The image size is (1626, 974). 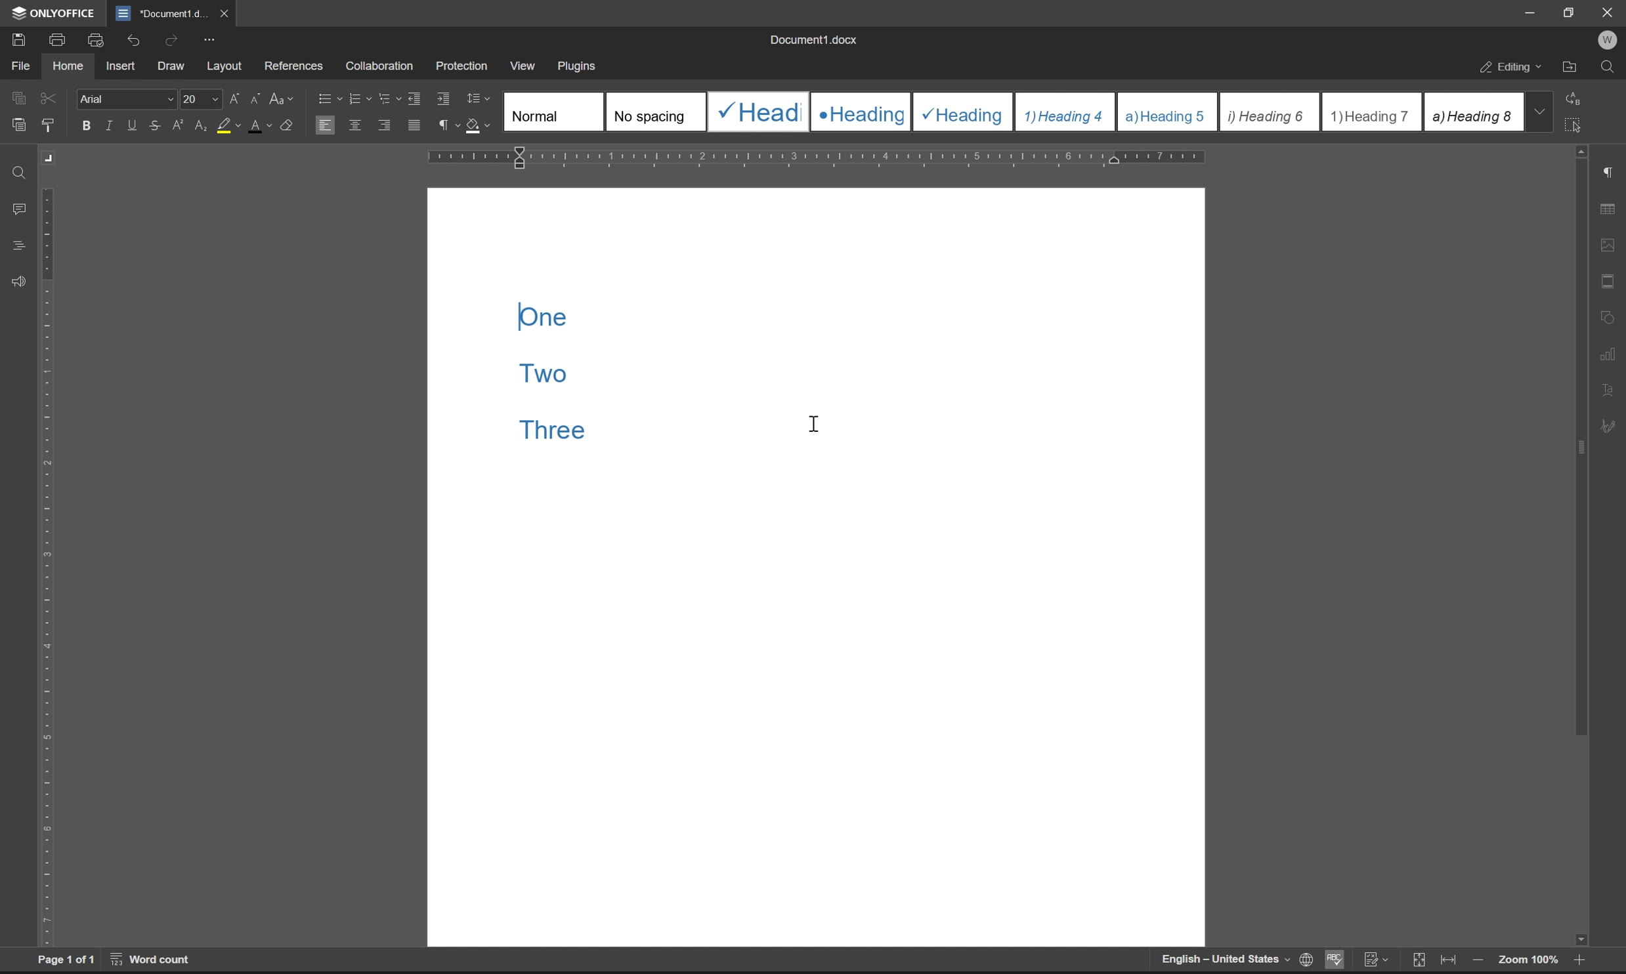 I want to click on Heading 8, so click(x=1472, y=111).